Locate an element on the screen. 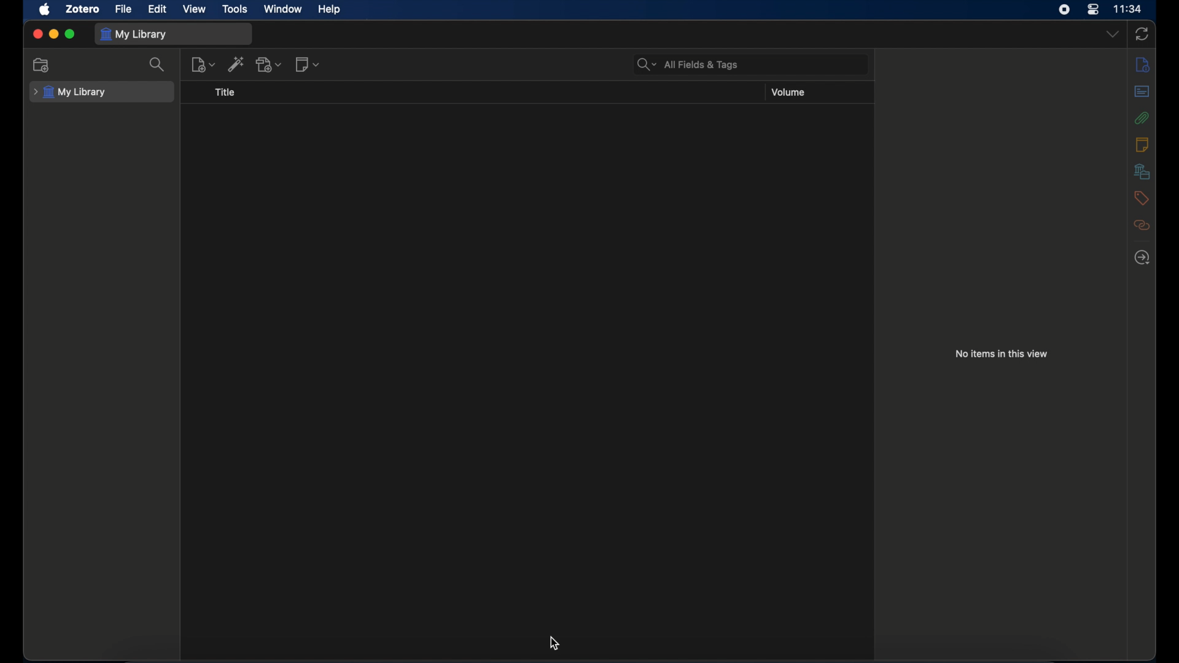 This screenshot has width=1179, height=663. edit is located at coordinates (159, 10).